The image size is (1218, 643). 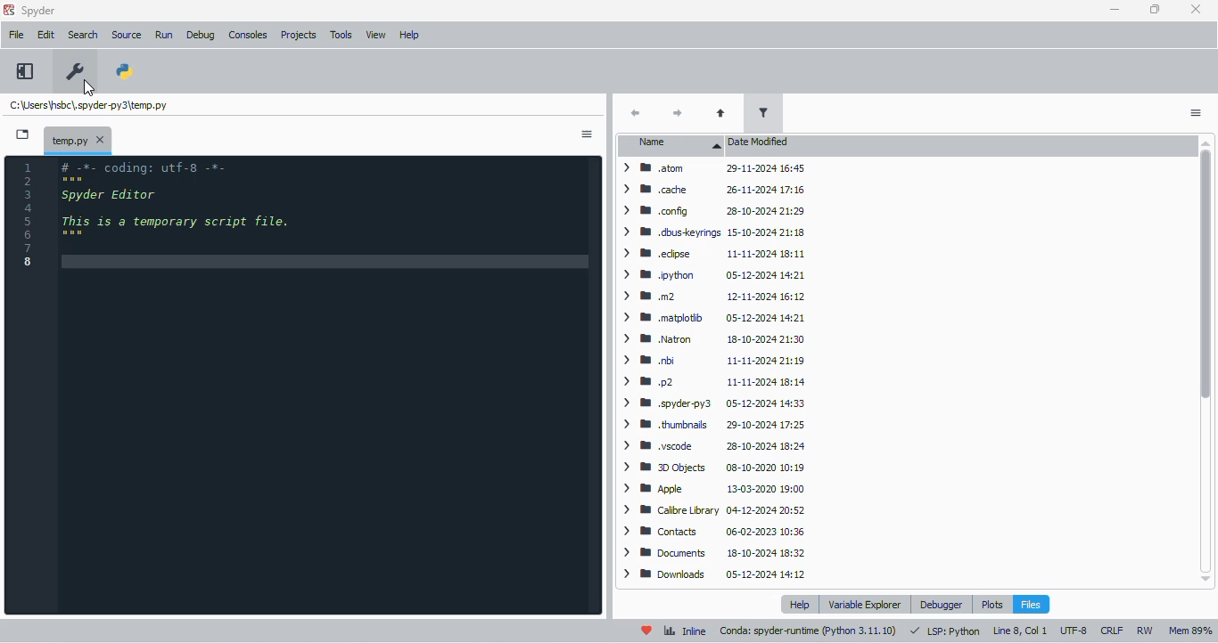 What do you see at coordinates (1147, 631) in the screenshot?
I see `RW` at bounding box center [1147, 631].